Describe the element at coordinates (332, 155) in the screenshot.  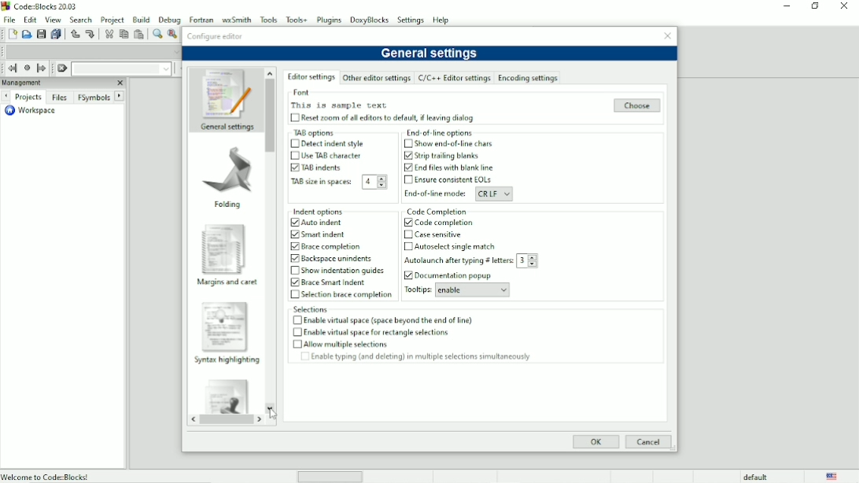
I see `Use TAB character` at that location.